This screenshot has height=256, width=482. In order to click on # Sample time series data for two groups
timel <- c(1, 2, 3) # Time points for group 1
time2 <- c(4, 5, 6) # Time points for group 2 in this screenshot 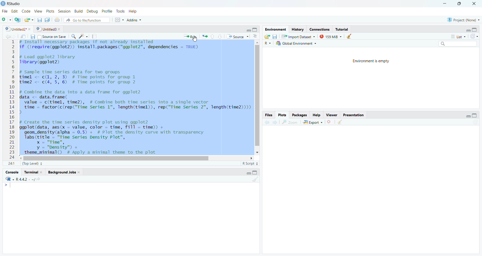, I will do `click(79, 77)`.